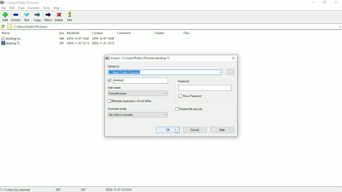 The image size is (342, 192). Describe the element at coordinates (193, 109) in the screenshot. I see `Restore file security` at that location.